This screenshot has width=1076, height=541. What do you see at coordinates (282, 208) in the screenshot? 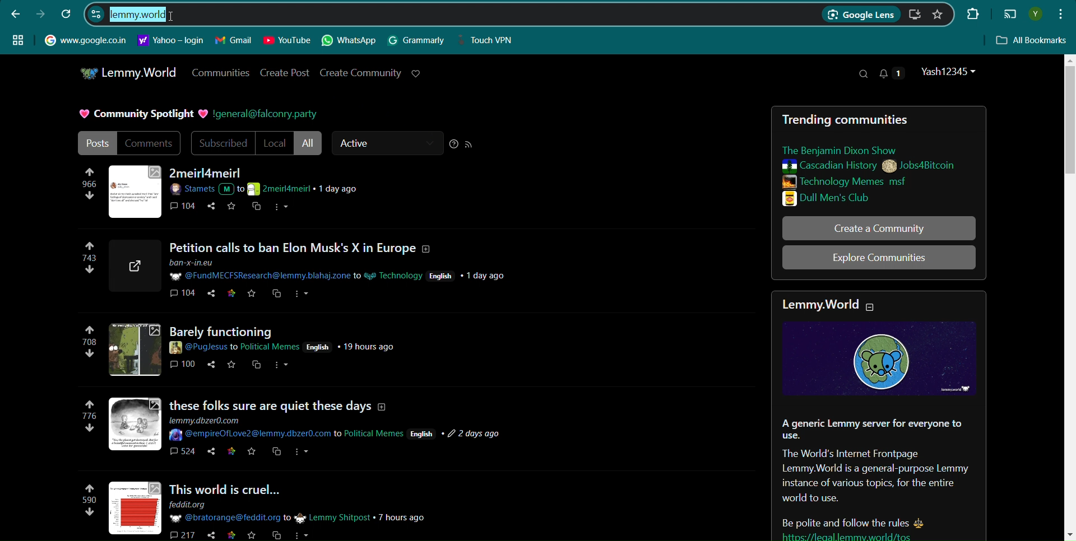
I see `More` at bounding box center [282, 208].